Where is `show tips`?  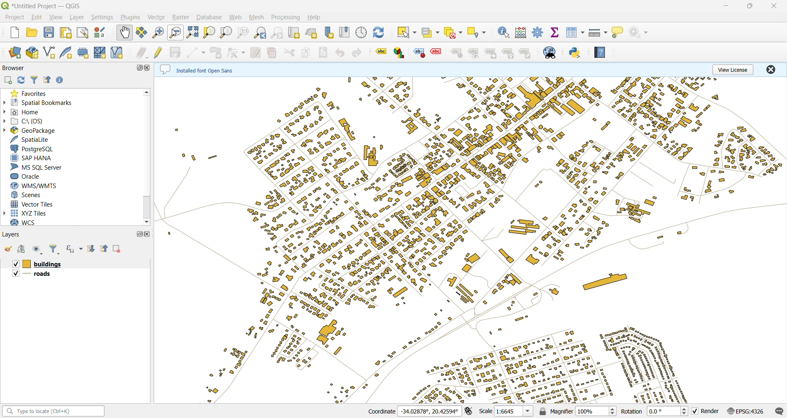 show tips is located at coordinates (617, 33).